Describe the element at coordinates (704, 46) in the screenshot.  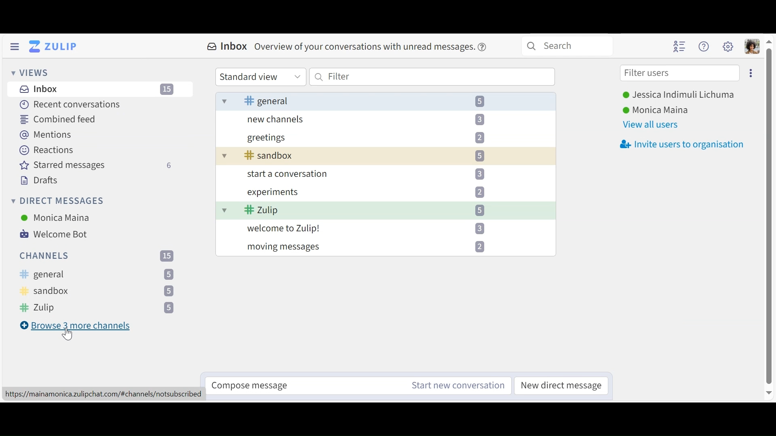
I see `Help menu` at that location.